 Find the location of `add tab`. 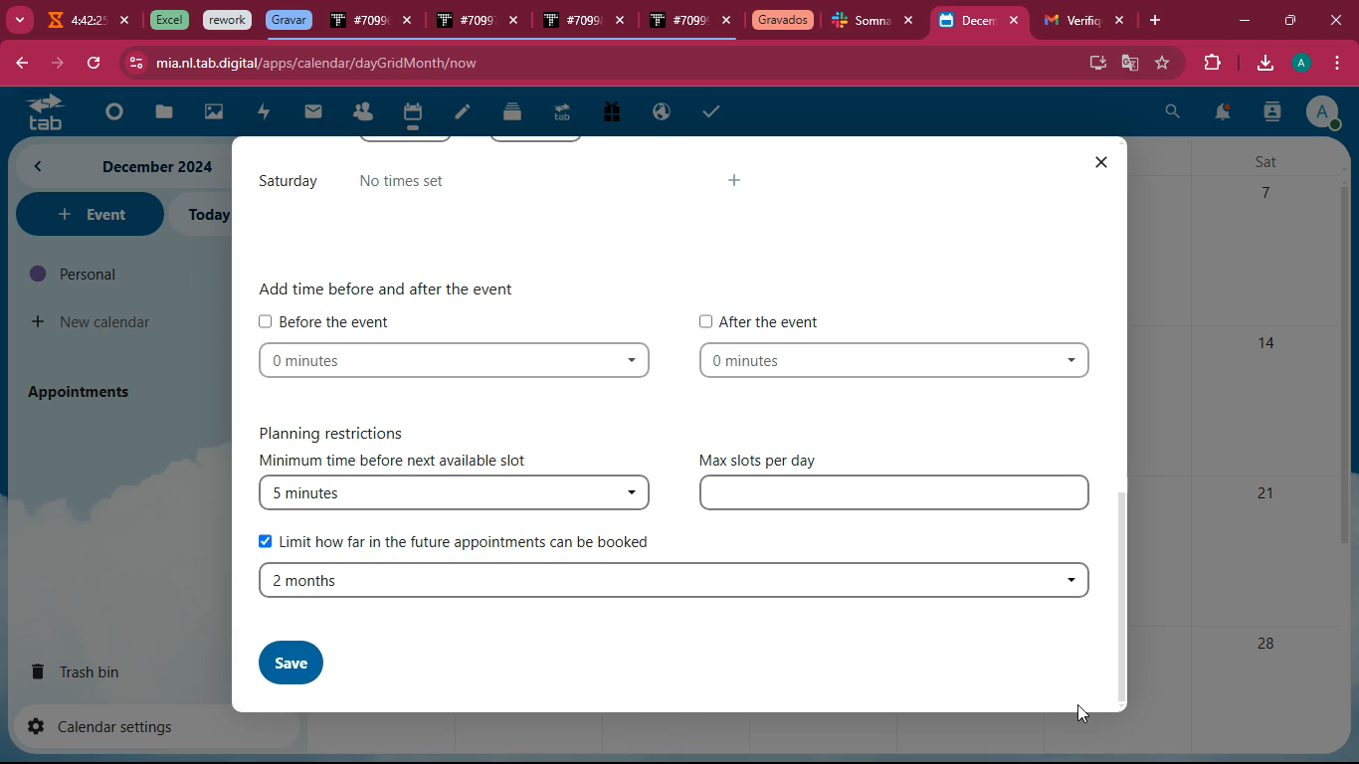

add tab is located at coordinates (1159, 21).